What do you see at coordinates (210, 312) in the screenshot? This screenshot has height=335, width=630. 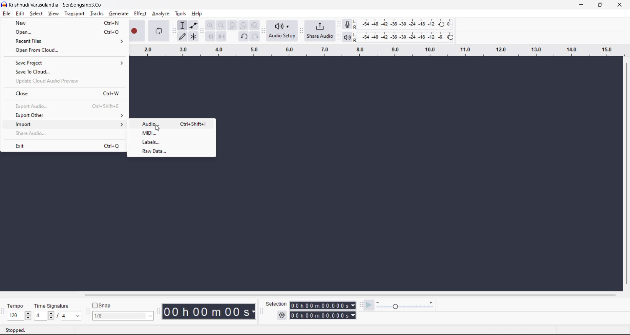 I see `00 h 00m 00s` at bounding box center [210, 312].